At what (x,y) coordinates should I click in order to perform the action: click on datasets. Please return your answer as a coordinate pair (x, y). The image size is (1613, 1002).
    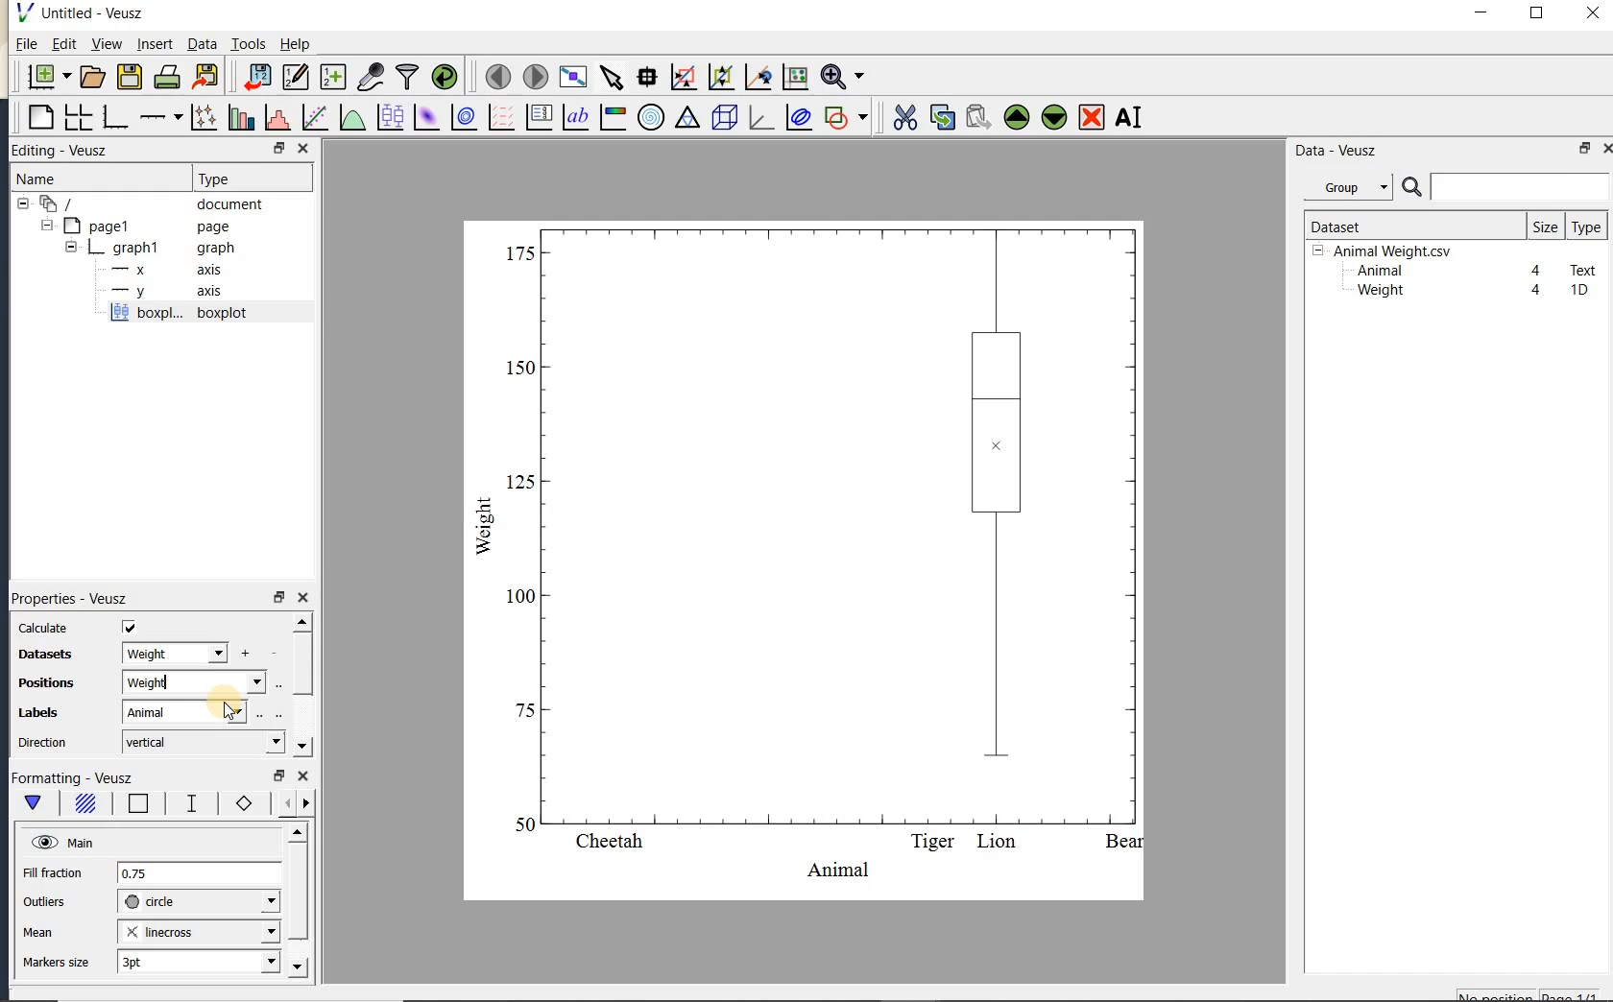
    Looking at the image, I should click on (47, 656).